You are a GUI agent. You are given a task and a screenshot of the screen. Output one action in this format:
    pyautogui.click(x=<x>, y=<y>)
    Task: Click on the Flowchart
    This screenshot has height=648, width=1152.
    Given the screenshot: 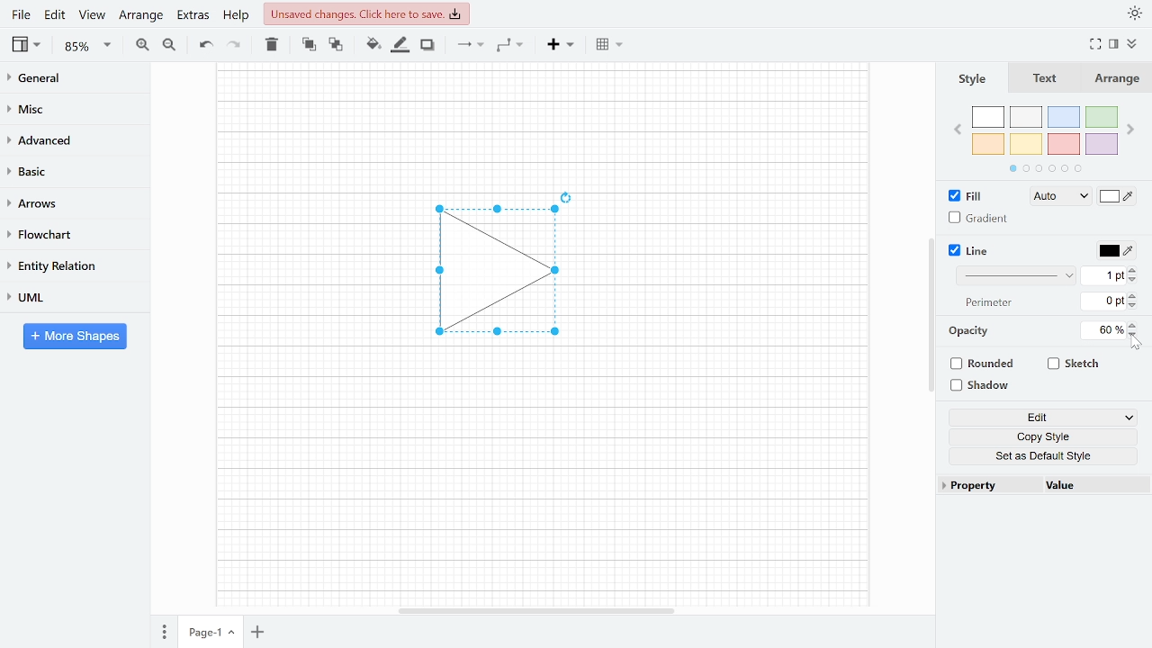 What is the action you would take?
    pyautogui.click(x=67, y=235)
    